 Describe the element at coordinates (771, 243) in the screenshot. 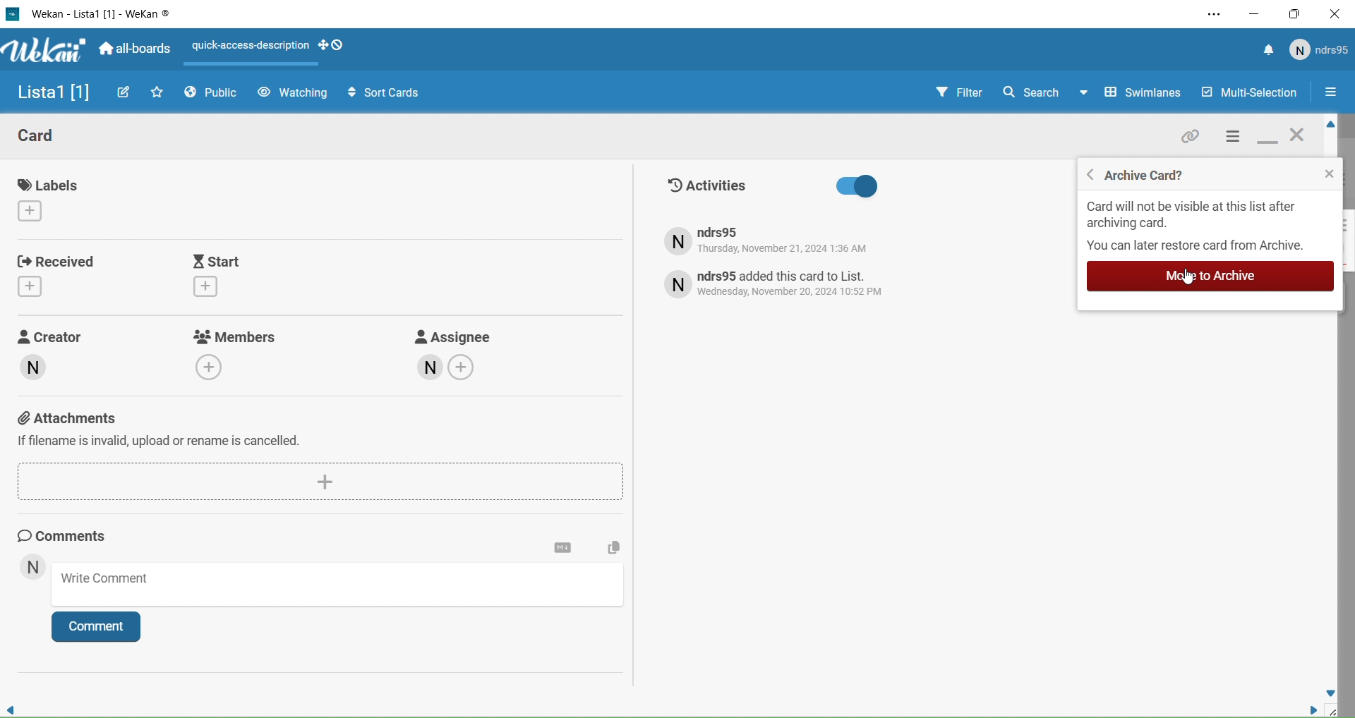

I see `activity` at that location.